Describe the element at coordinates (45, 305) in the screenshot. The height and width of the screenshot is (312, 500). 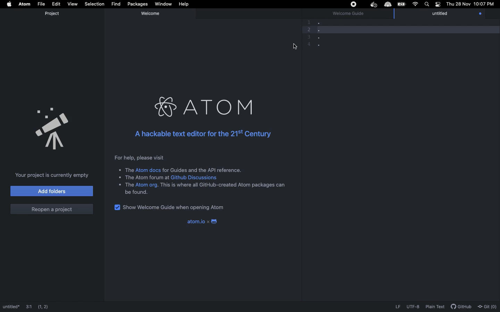
I see `(1,2)` at that location.